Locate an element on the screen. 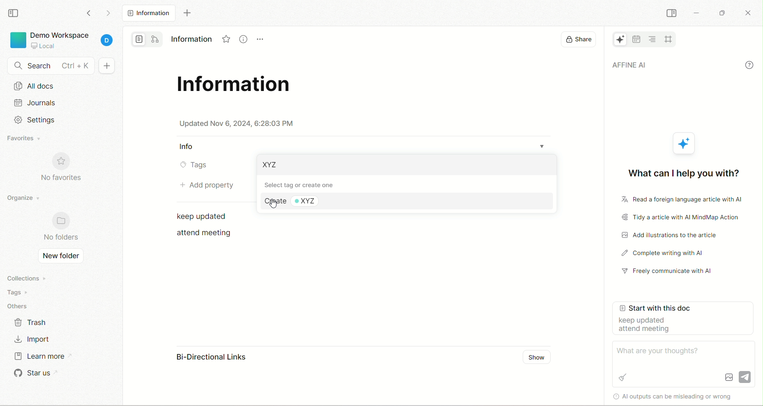  info is located at coordinates (749, 65).